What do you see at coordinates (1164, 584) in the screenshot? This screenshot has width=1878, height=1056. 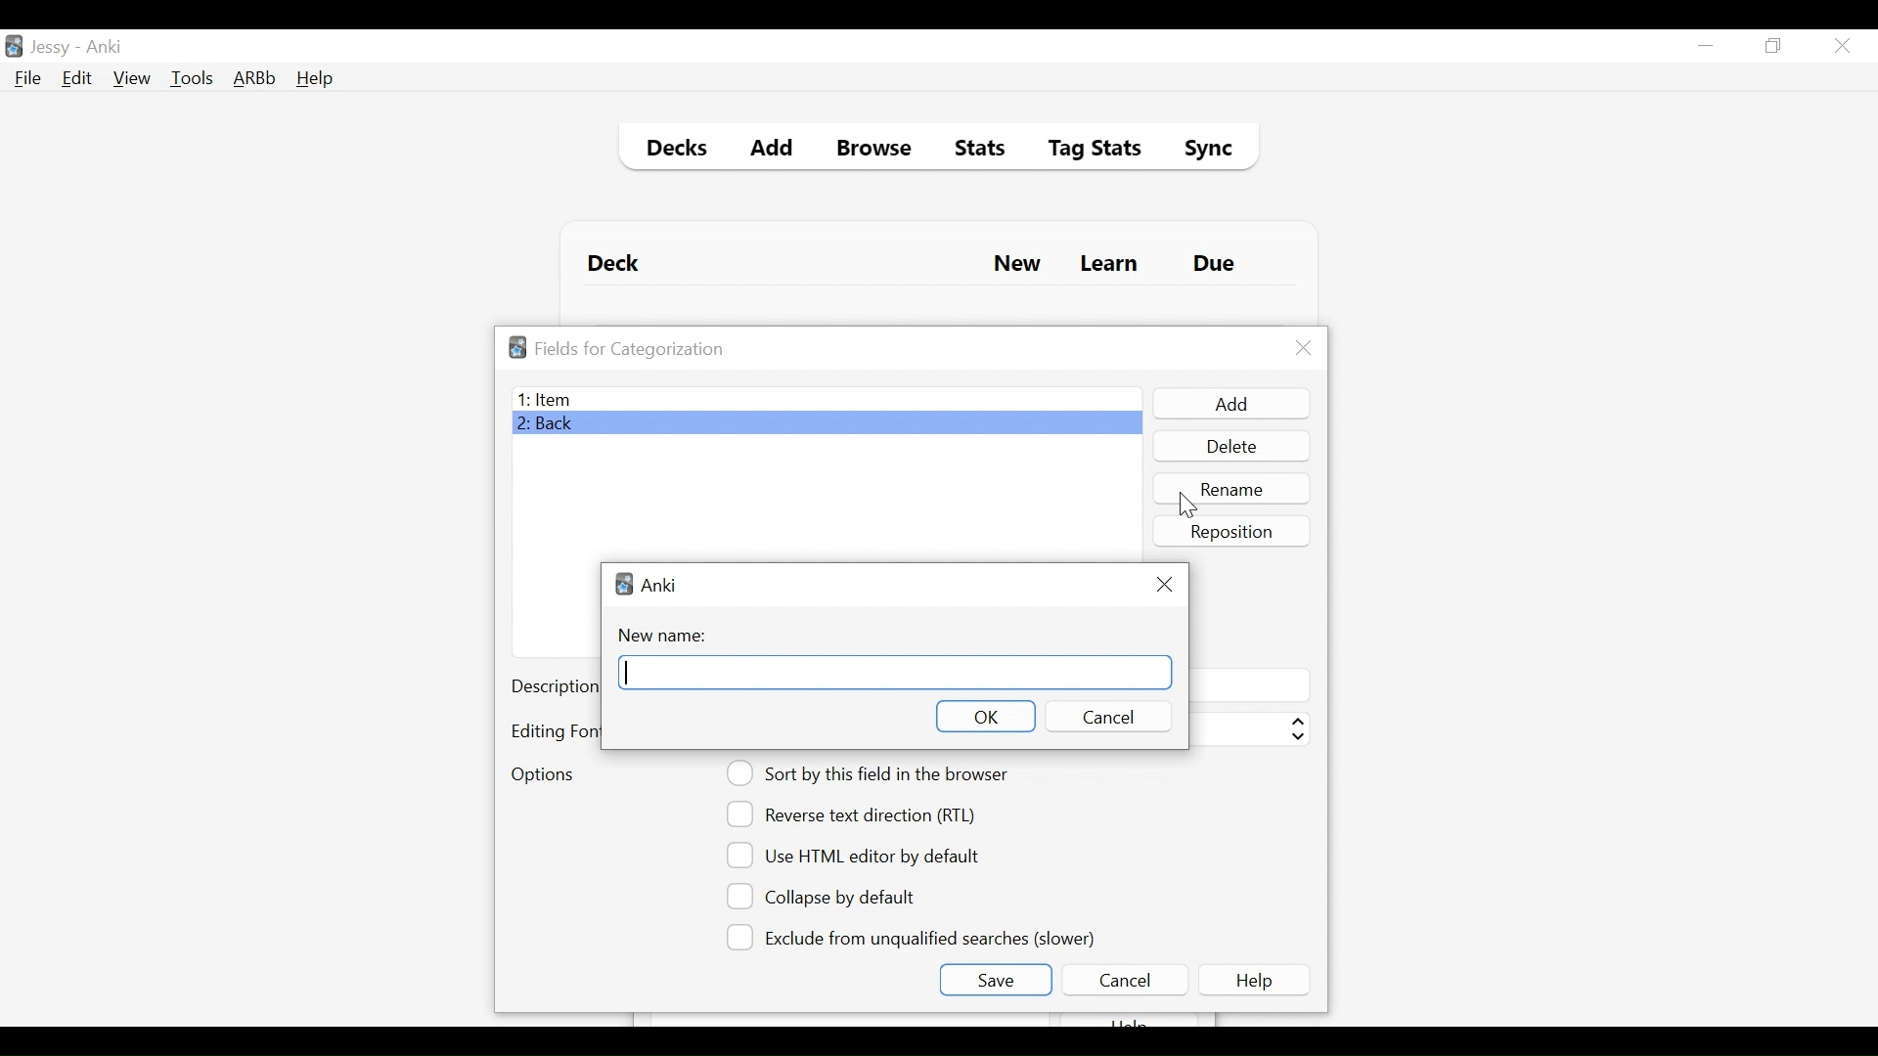 I see `Close` at bounding box center [1164, 584].